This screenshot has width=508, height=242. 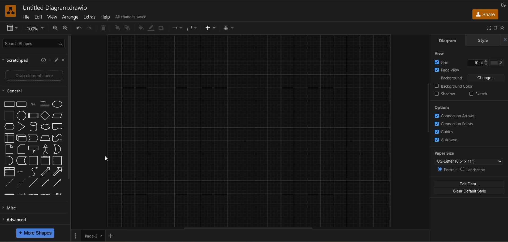 What do you see at coordinates (192, 28) in the screenshot?
I see `waypoints` at bounding box center [192, 28].